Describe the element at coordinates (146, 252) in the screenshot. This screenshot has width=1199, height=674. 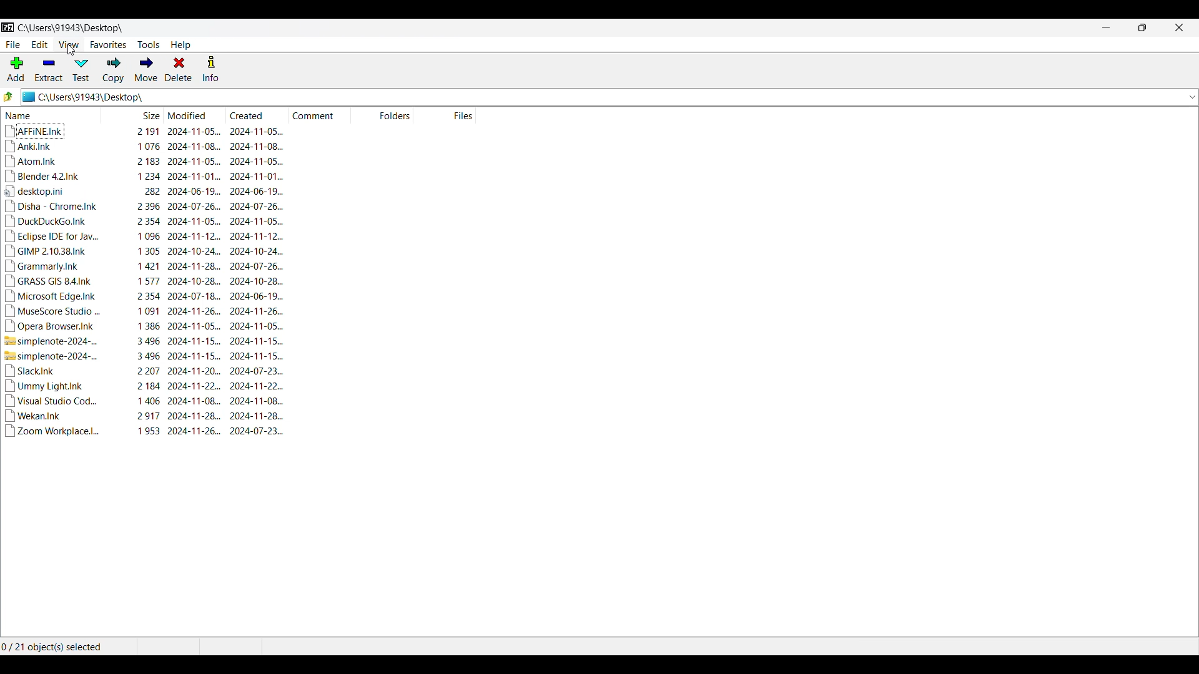
I see `GIMP 2.10.38.Ink 1305 2024-10-24... 2024-10-24..` at that location.